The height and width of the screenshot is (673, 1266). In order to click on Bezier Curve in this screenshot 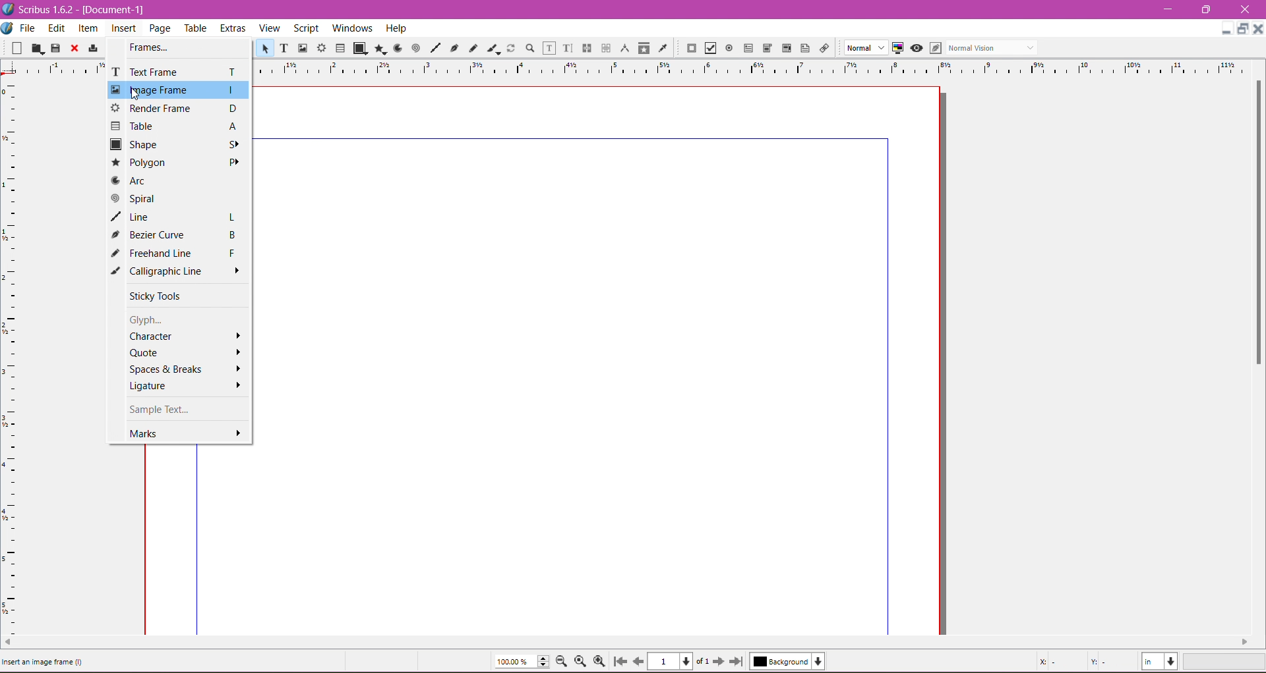, I will do `click(179, 234)`.